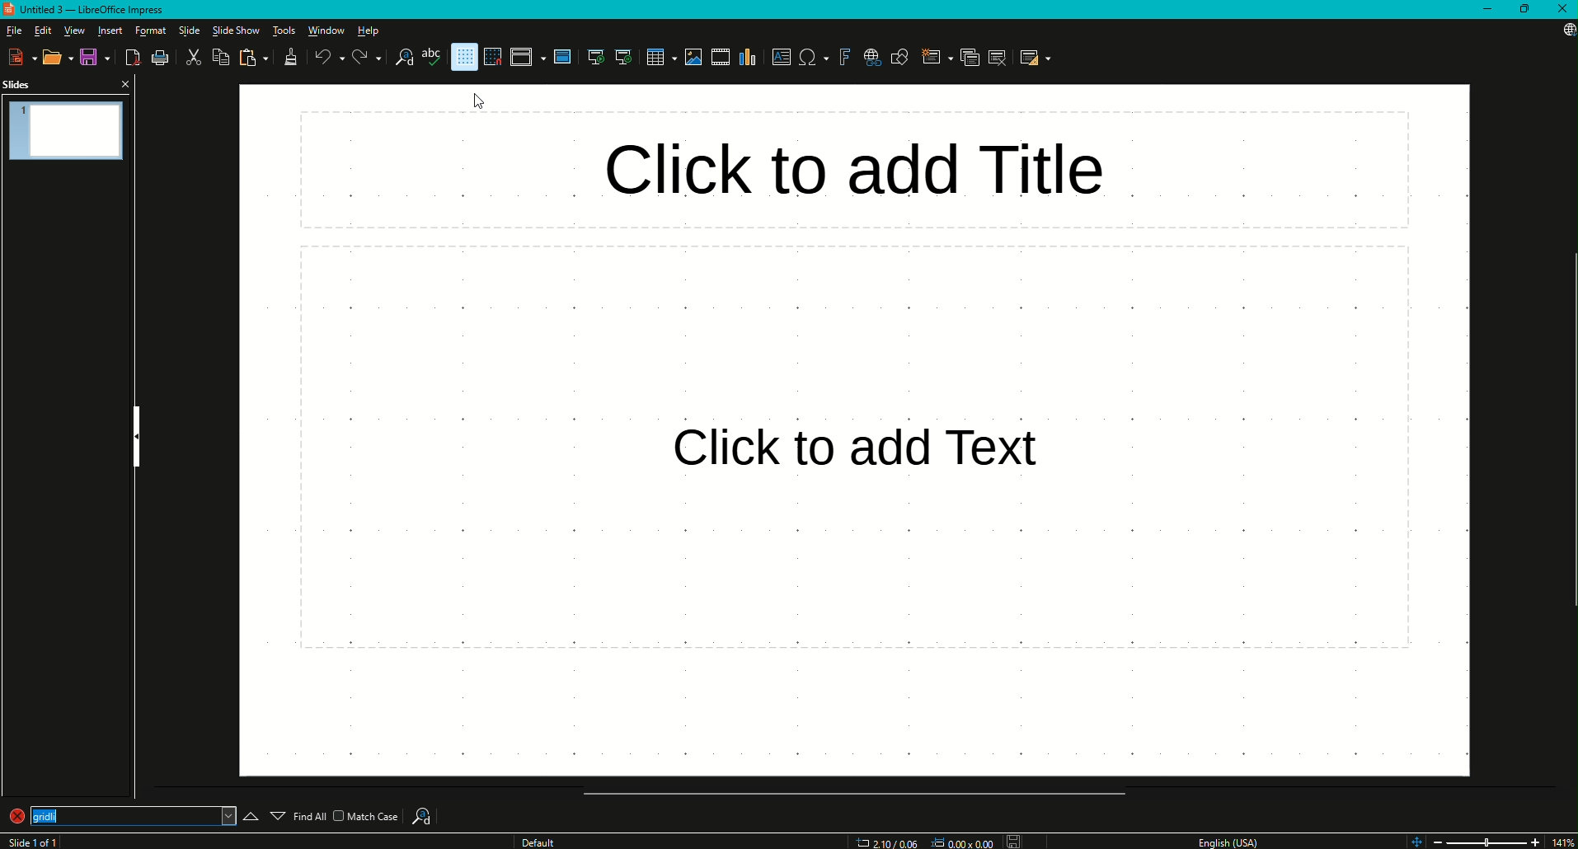 This screenshot has width=1578, height=849. I want to click on Restore, so click(1524, 10).